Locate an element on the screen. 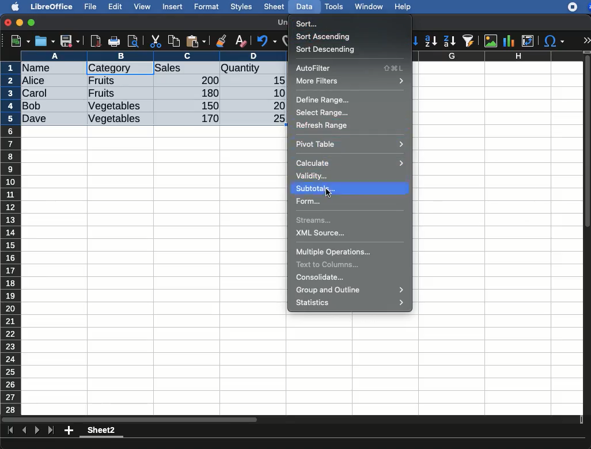 The height and width of the screenshot is (449, 591). clear formatting is located at coordinates (240, 41).